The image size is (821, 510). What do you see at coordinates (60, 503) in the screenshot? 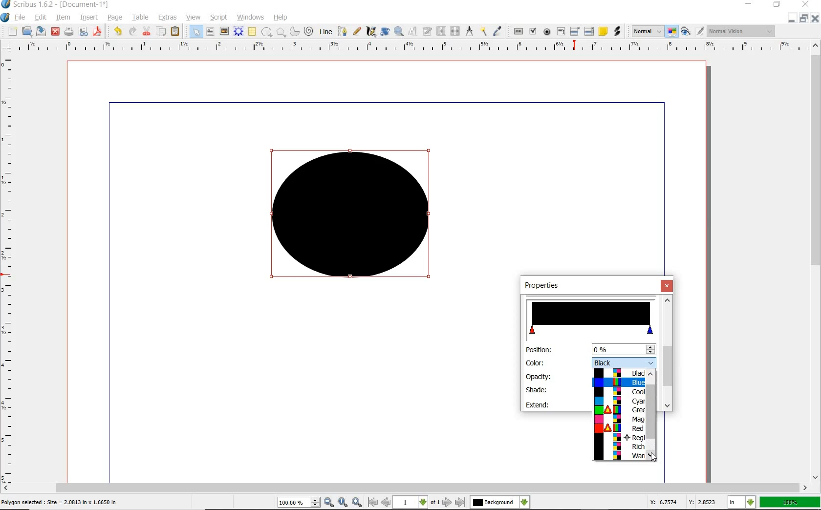
I see `selected` at bounding box center [60, 503].